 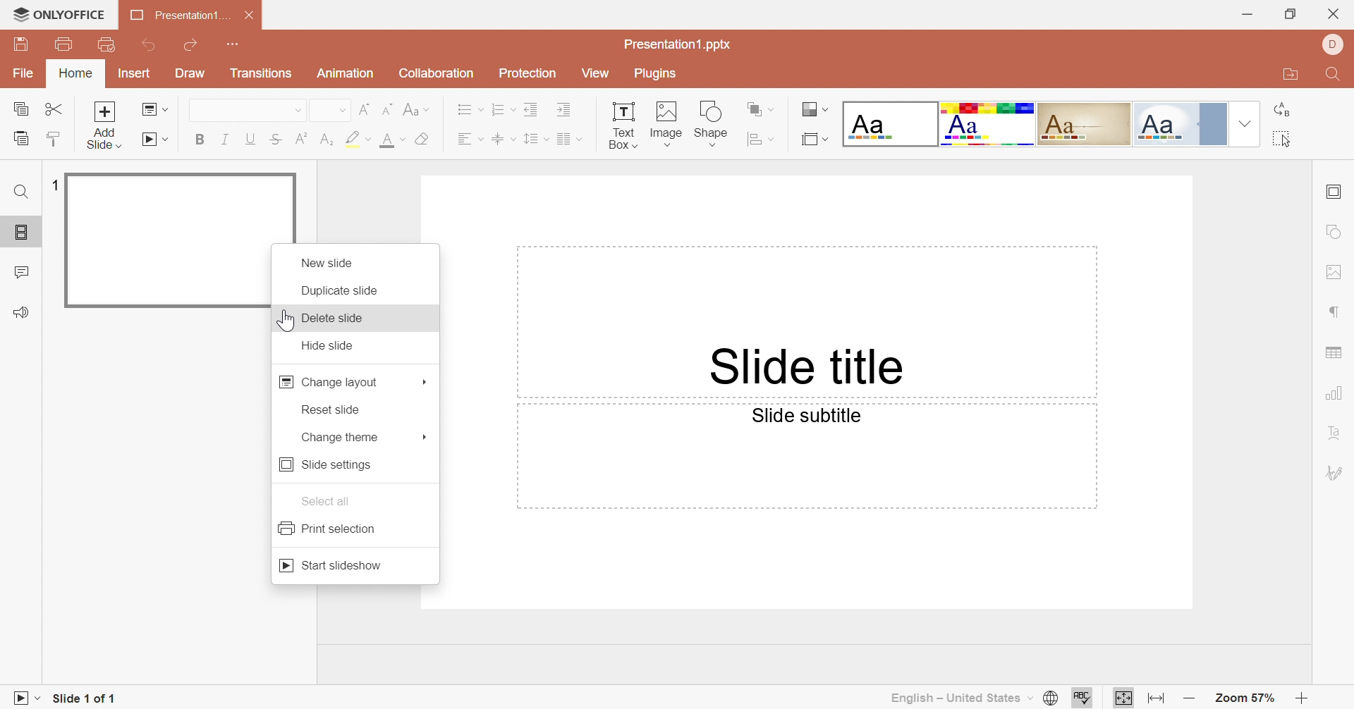 I want to click on Arrange shape, so click(x=756, y=110).